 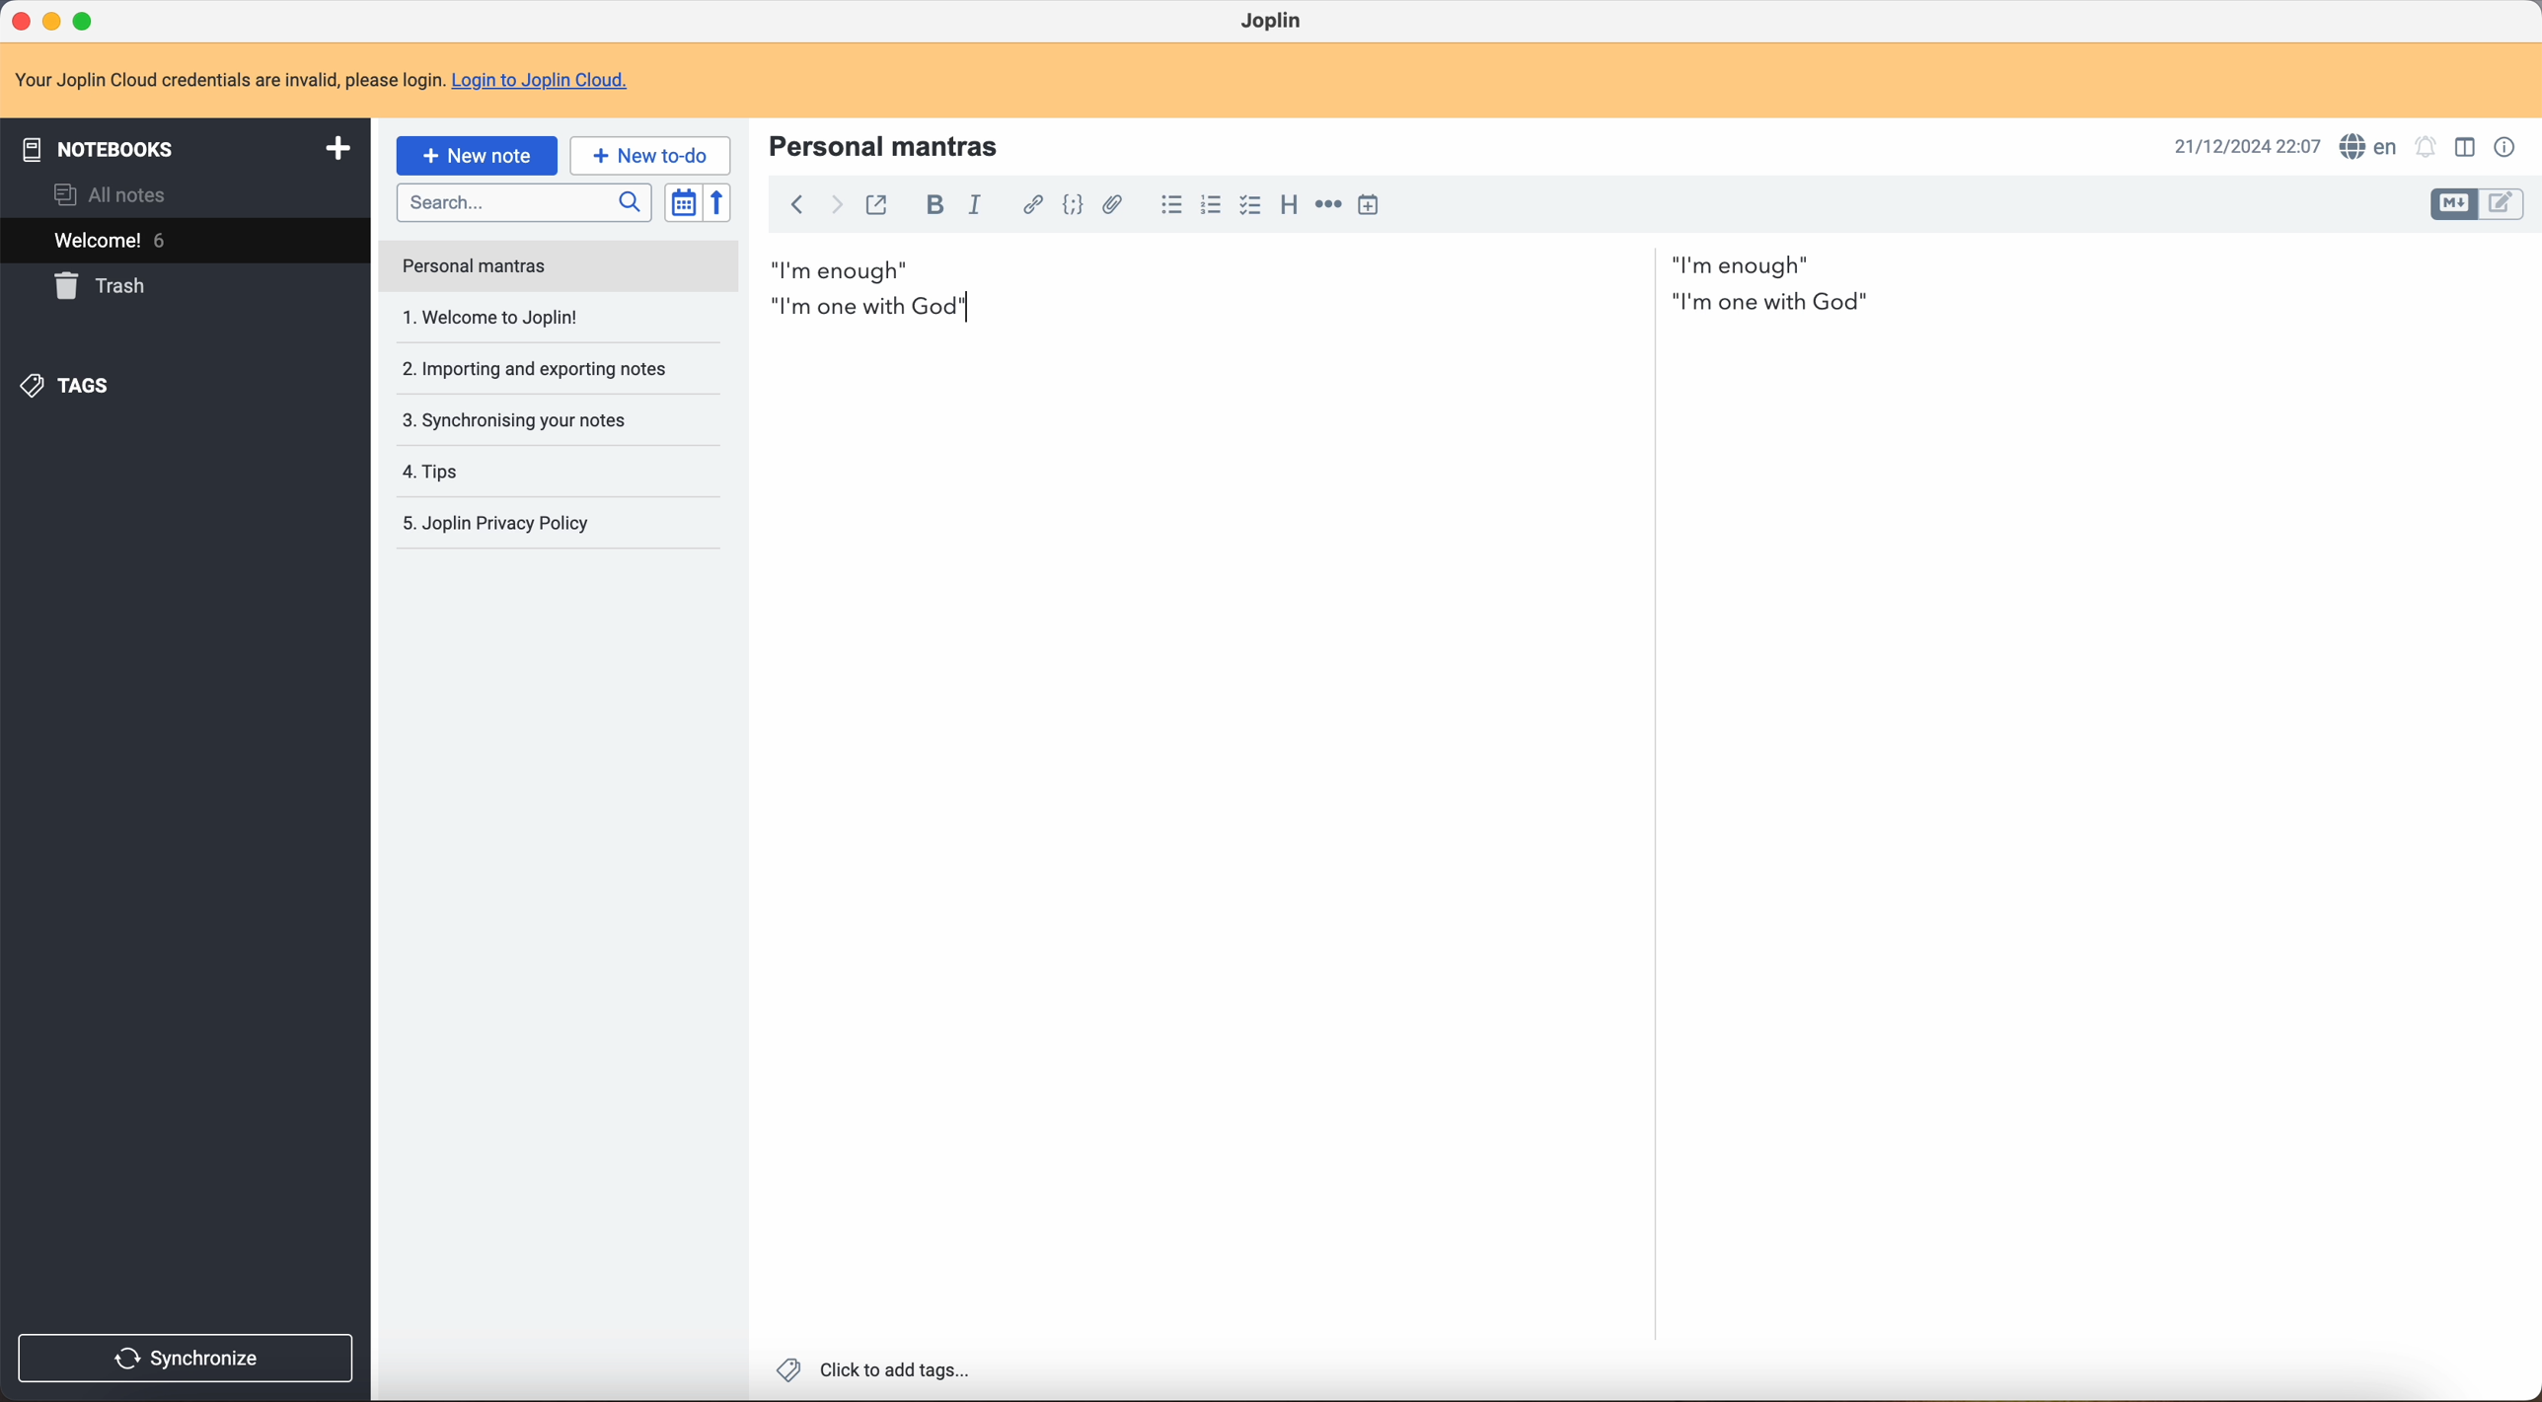 What do you see at coordinates (502, 471) in the screenshot?
I see `Joplin privacy policy` at bounding box center [502, 471].